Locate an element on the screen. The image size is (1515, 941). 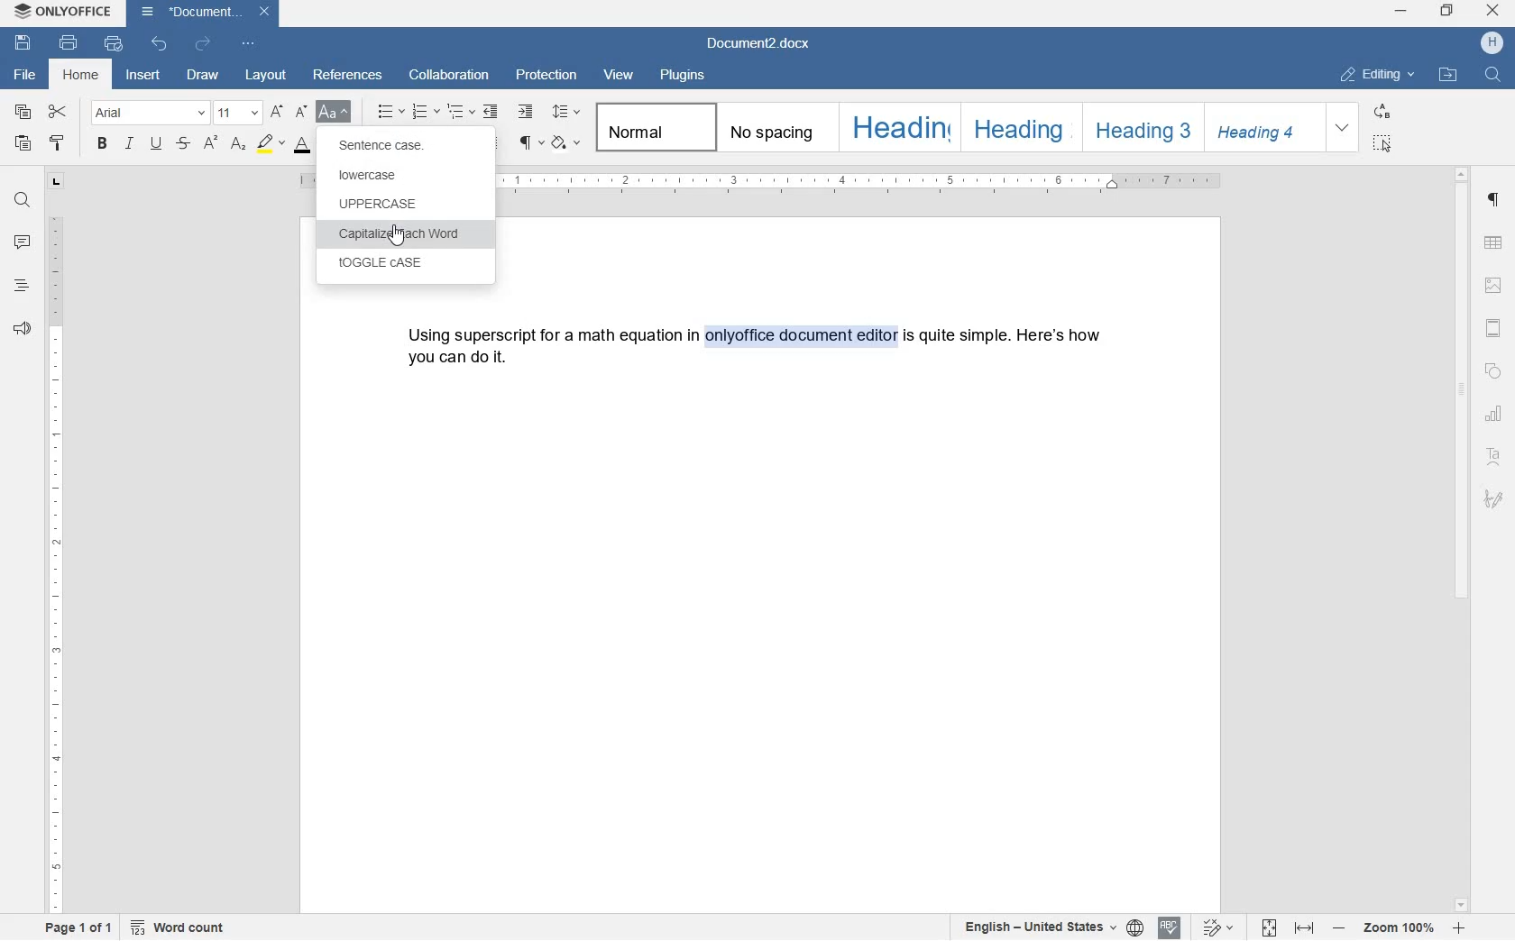
cut is located at coordinates (59, 111).